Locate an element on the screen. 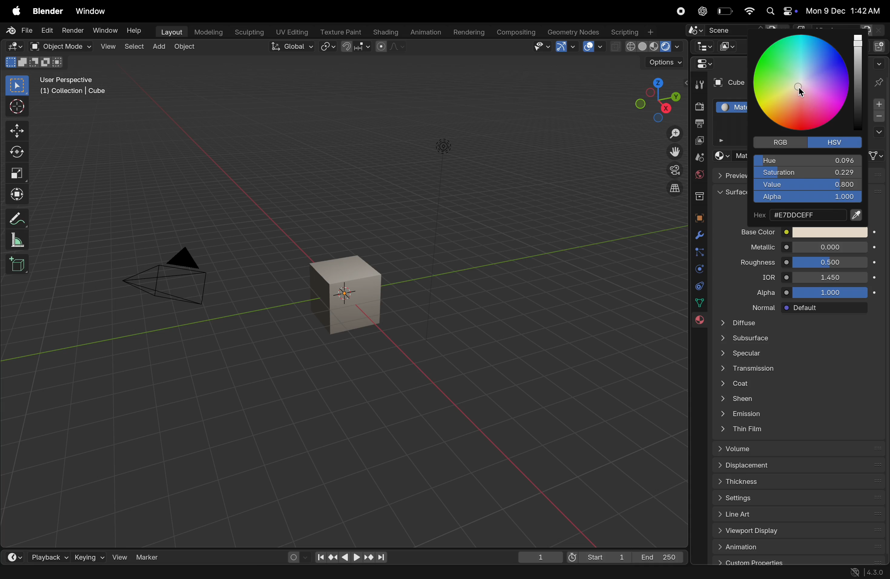 The width and height of the screenshot is (890, 579). window is located at coordinates (105, 31).